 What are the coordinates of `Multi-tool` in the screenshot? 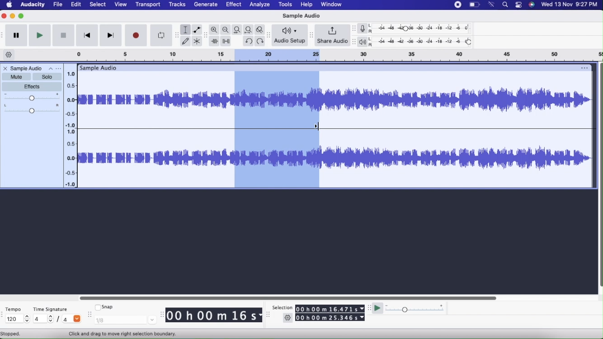 It's located at (198, 42).